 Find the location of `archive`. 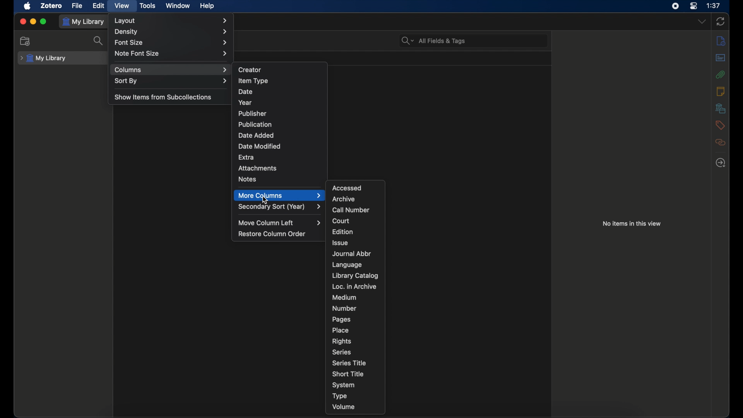

archive is located at coordinates (343, 199).